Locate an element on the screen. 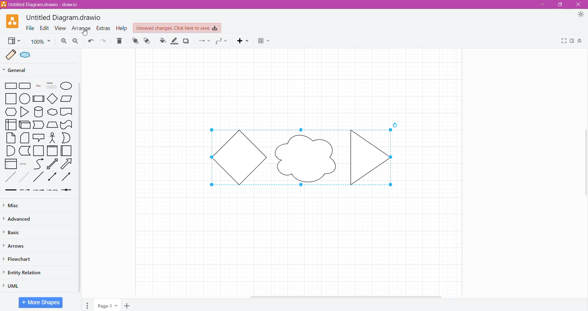 The height and width of the screenshot is (311, 588). Delete is located at coordinates (120, 41).